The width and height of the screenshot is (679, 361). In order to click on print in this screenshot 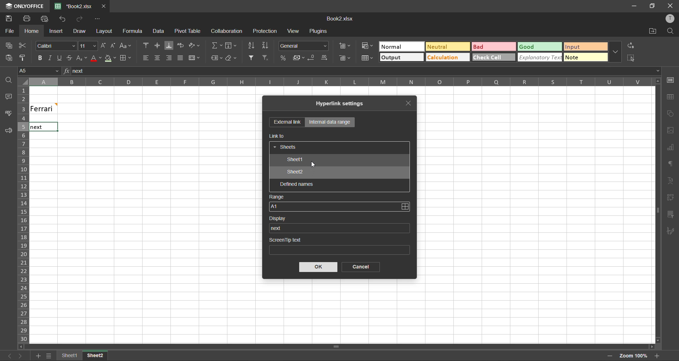, I will do `click(28, 18)`.